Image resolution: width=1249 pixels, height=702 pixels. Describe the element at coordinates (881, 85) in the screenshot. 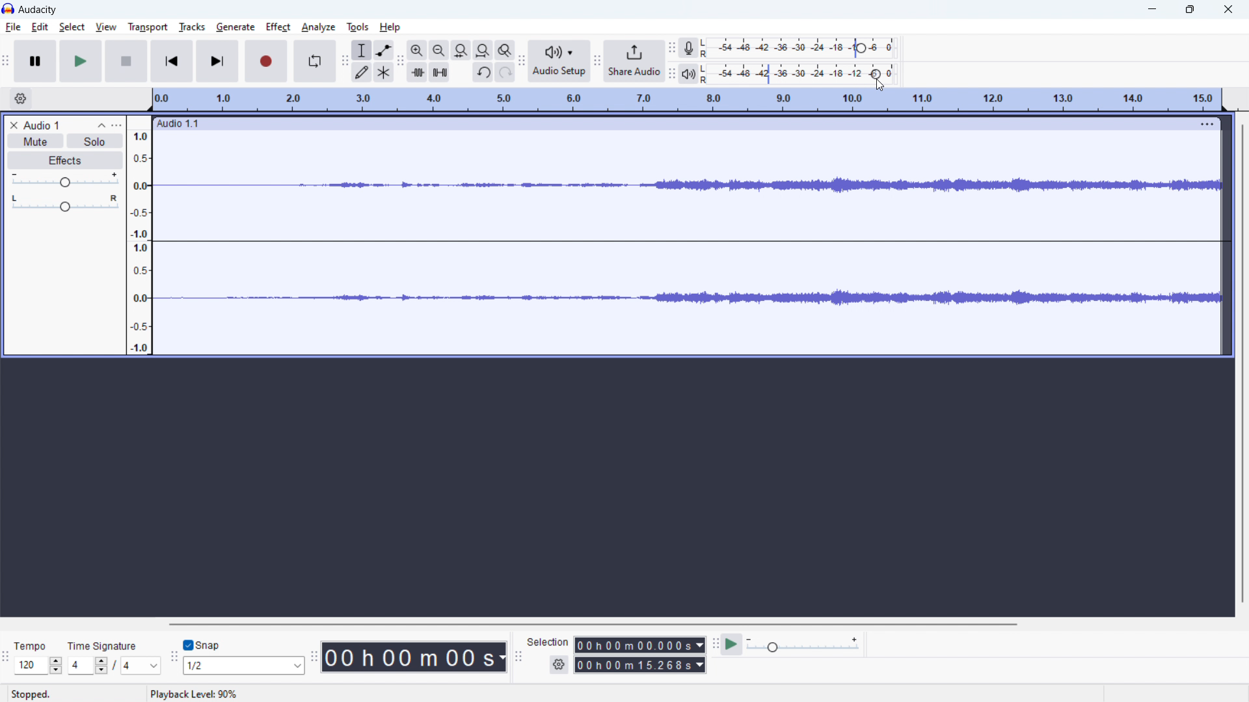

I see `cursor` at that location.